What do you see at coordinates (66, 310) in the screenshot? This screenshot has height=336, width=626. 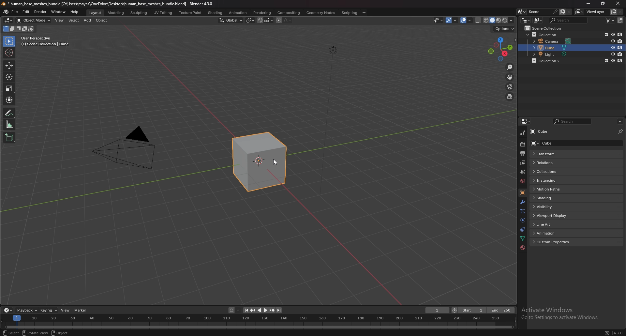 I see `view` at bounding box center [66, 310].